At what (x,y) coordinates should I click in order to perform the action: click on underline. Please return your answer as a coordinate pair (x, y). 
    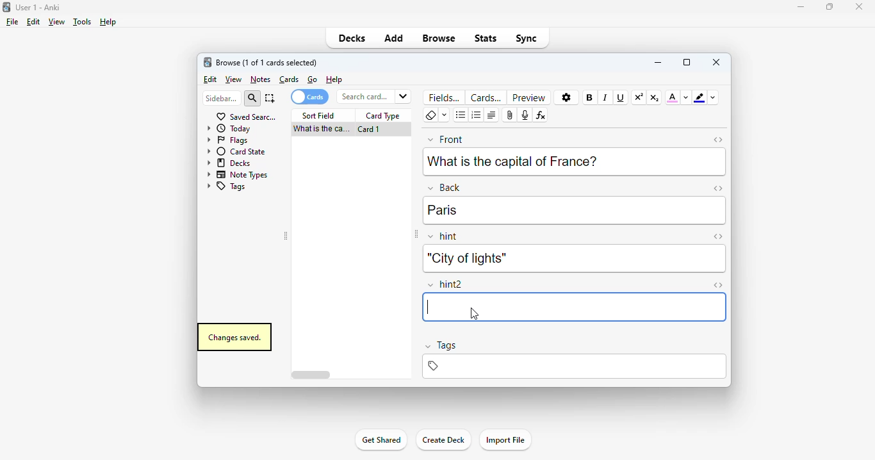
    Looking at the image, I should click on (619, 97).